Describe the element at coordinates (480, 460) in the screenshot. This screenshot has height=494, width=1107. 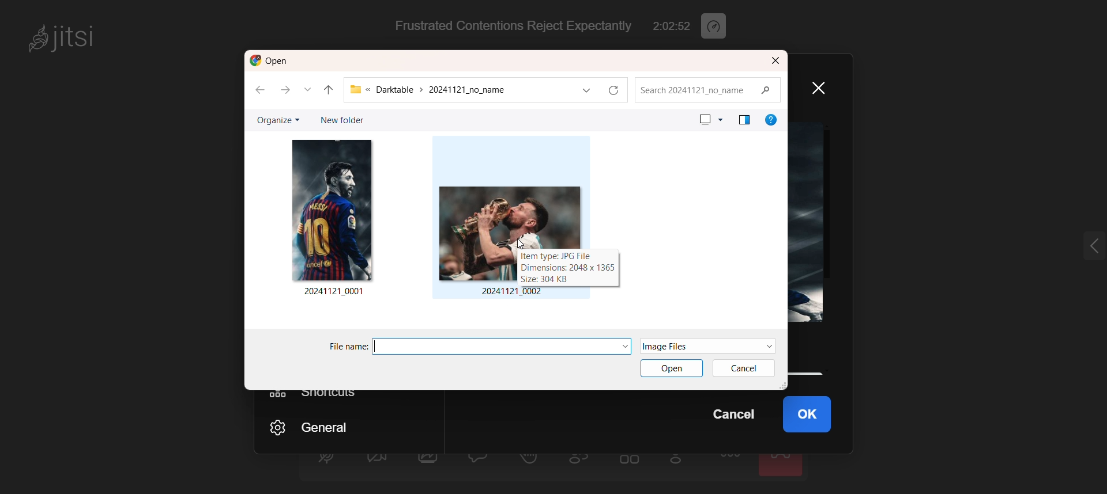
I see `chat` at that location.